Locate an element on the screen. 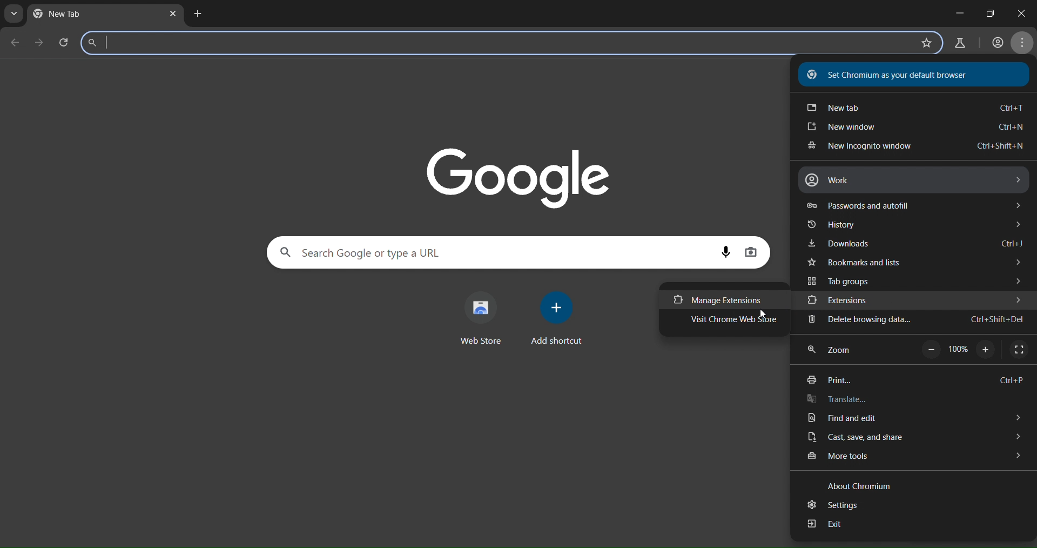 This screenshot has width=1037, height=548. delete browsing data is located at coordinates (914, 322).